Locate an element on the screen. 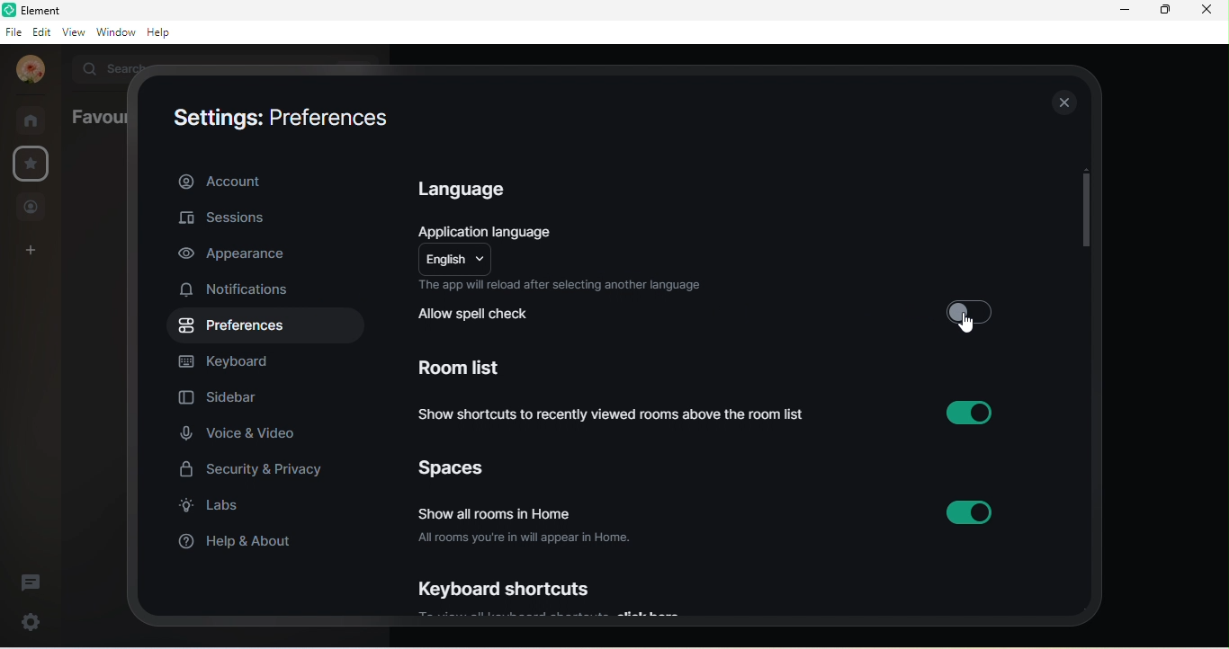 This screenshot has width=1229, height=649. close is located at coordinates (1208, 11).